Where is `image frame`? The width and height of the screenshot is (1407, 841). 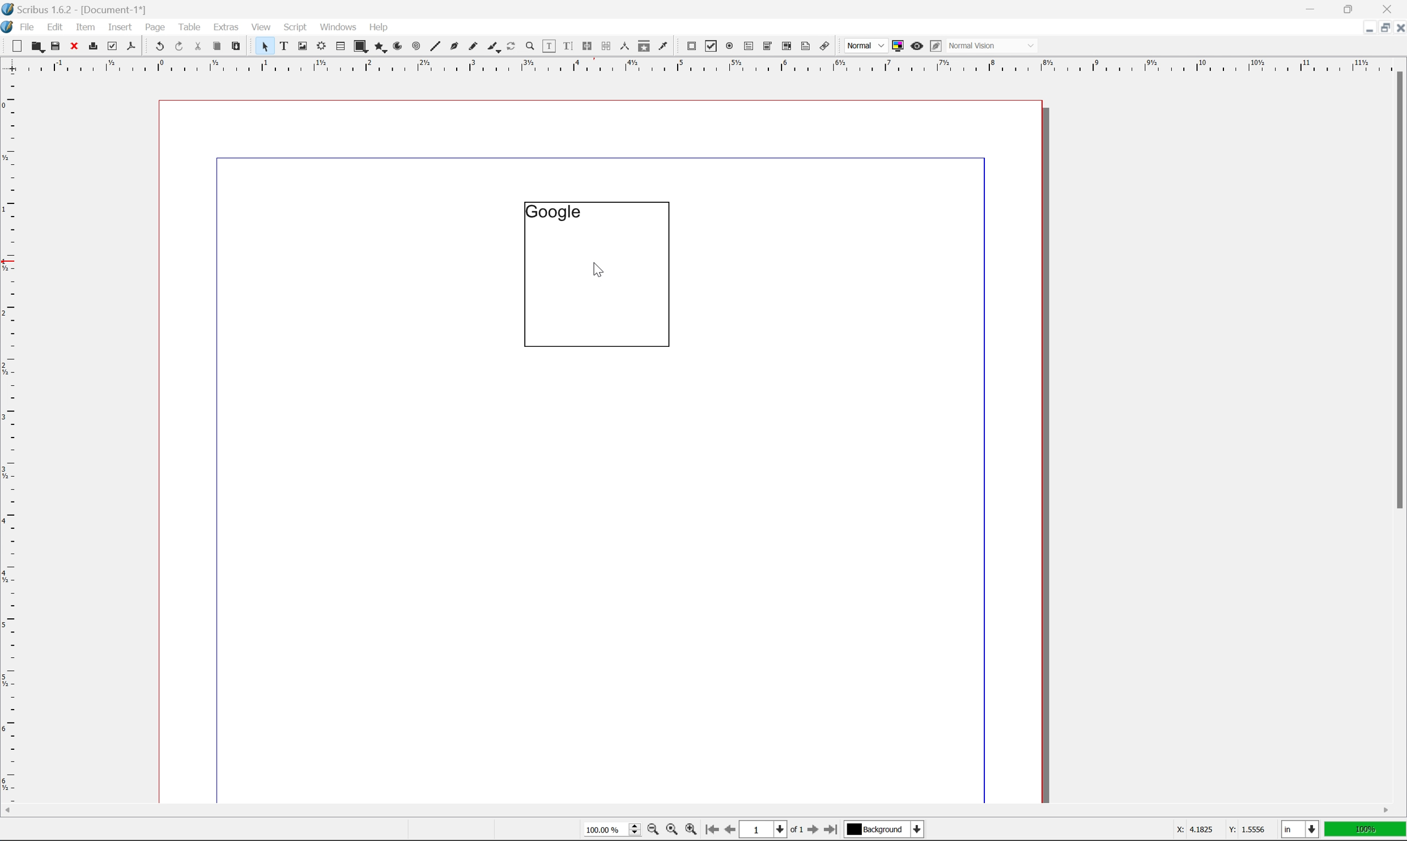 image frame is located at coordinates (303, 47).